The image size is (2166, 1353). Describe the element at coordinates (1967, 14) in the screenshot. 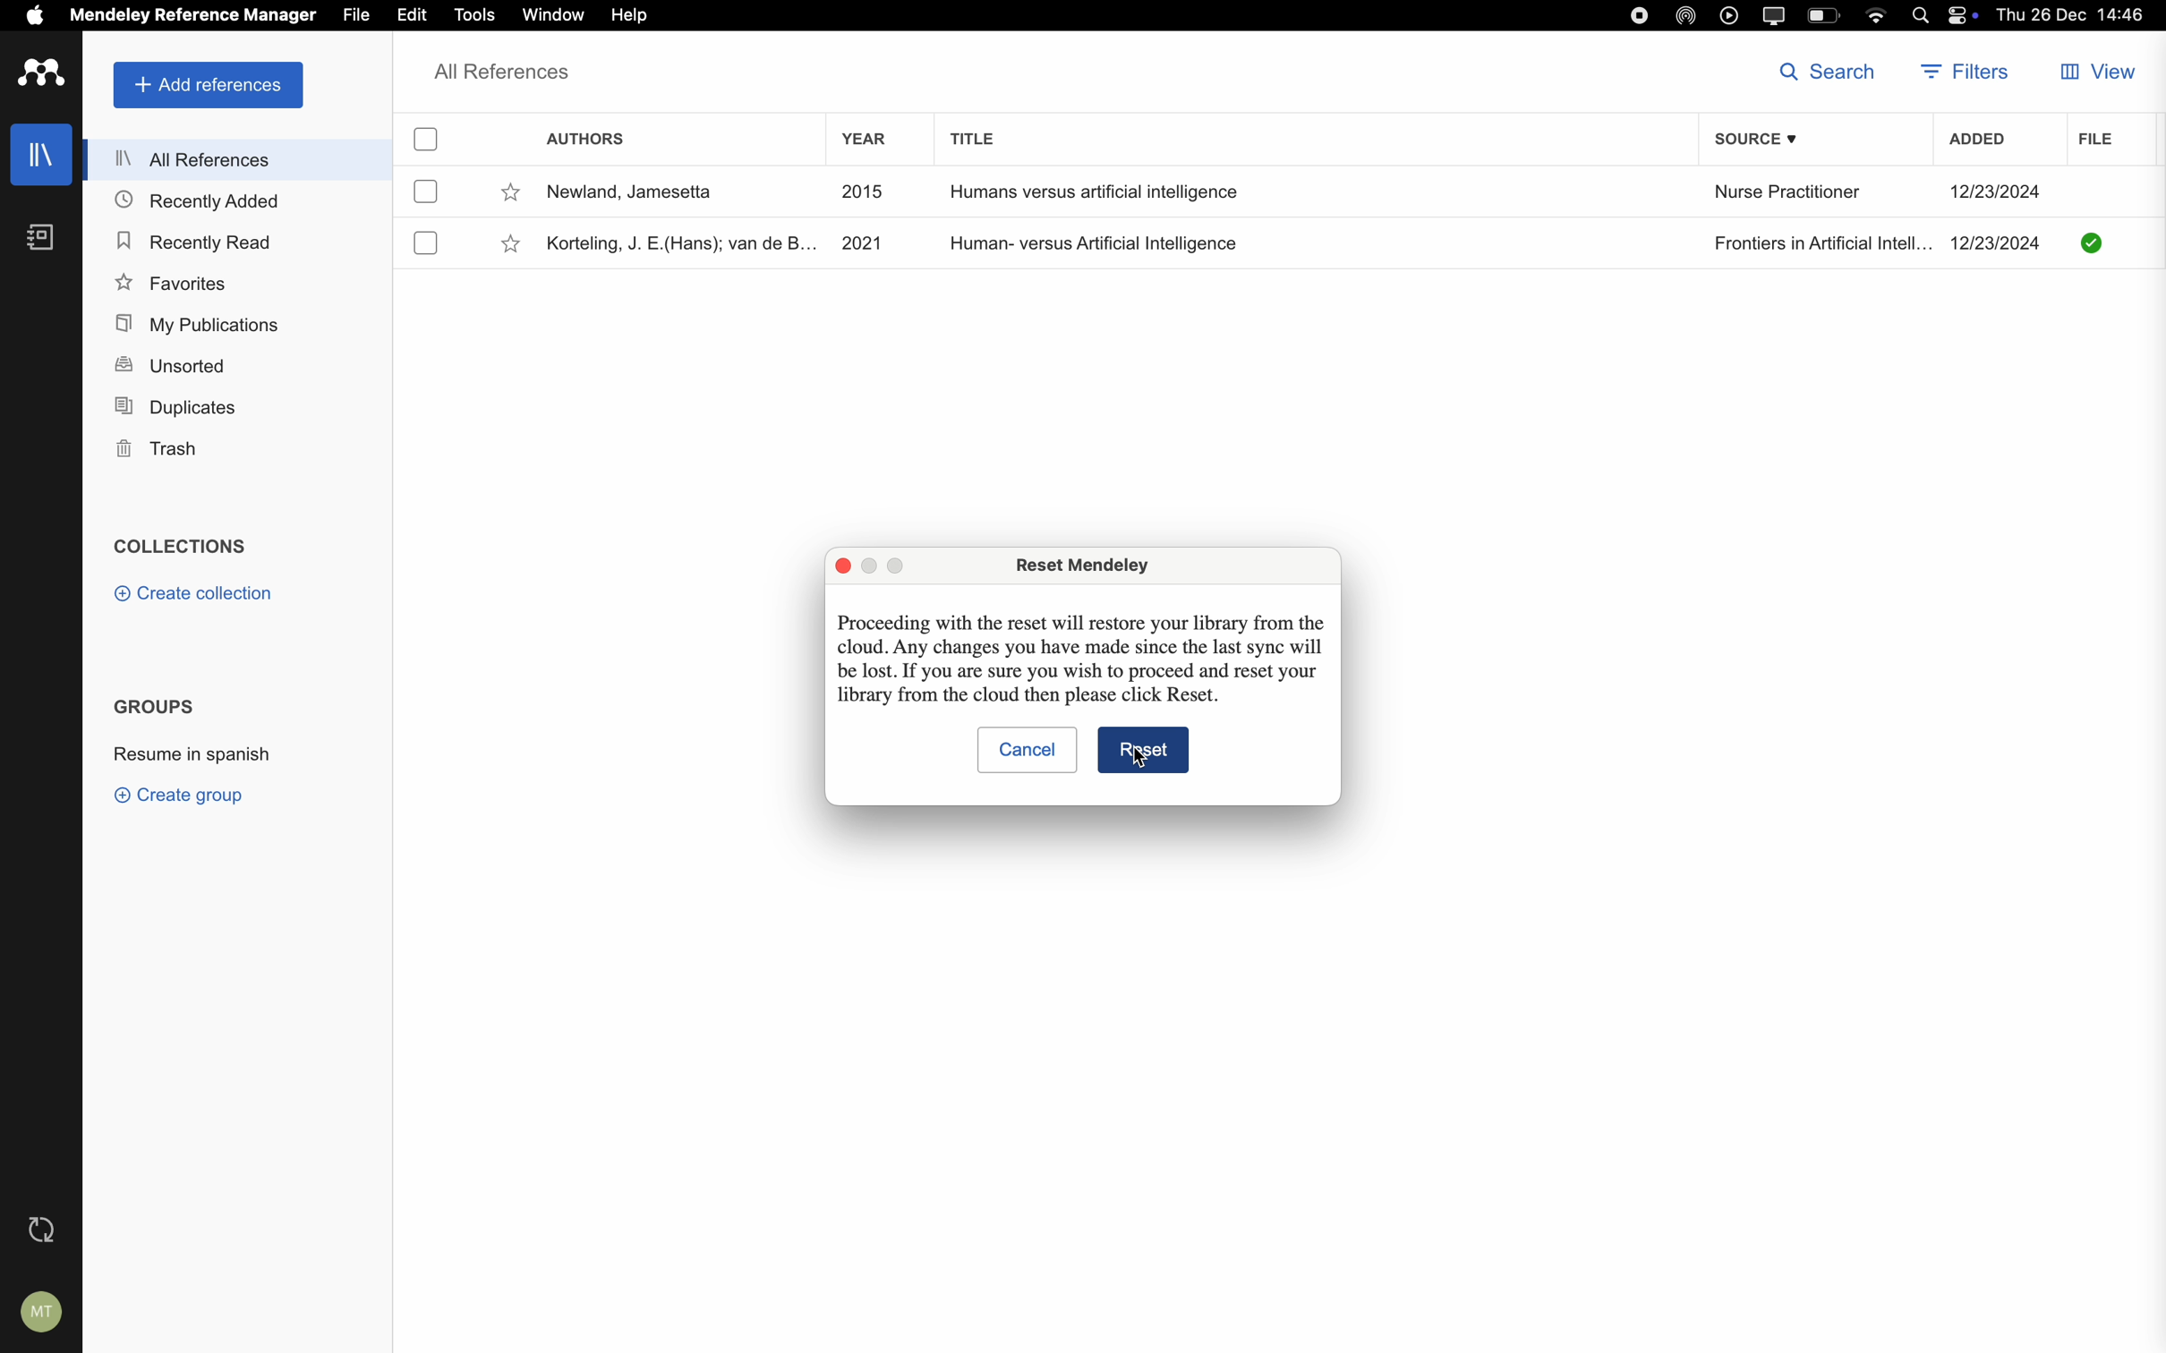

I see `controls` at that location.